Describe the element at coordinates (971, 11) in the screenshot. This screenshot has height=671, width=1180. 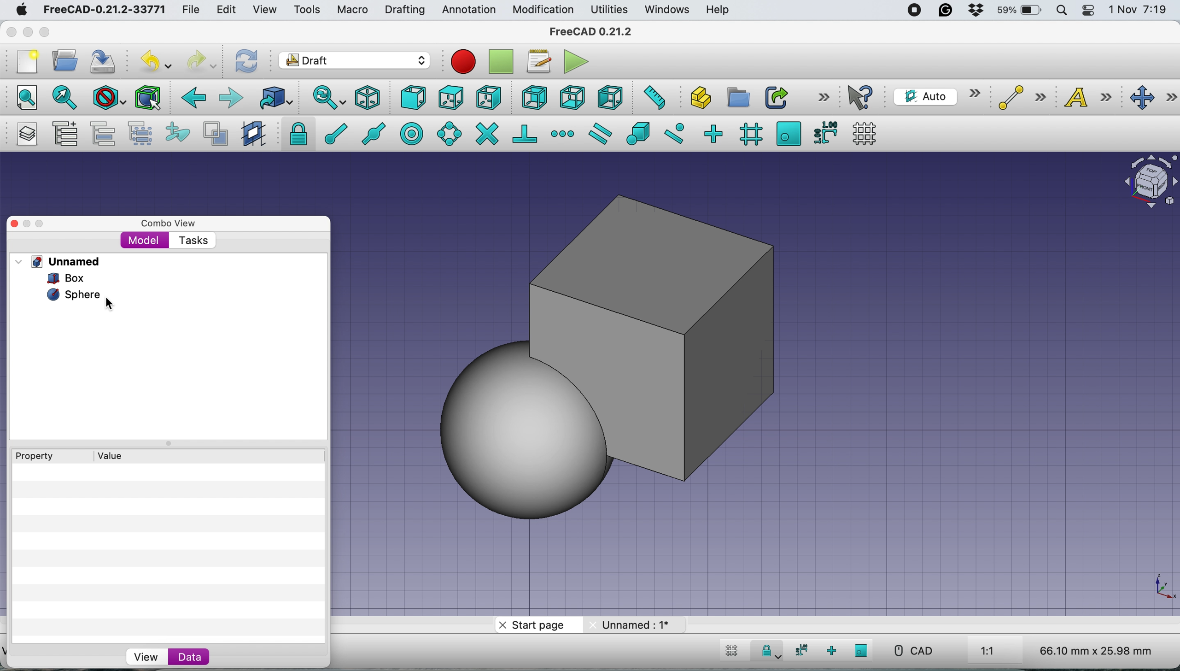
I see `dropbox` at that location.